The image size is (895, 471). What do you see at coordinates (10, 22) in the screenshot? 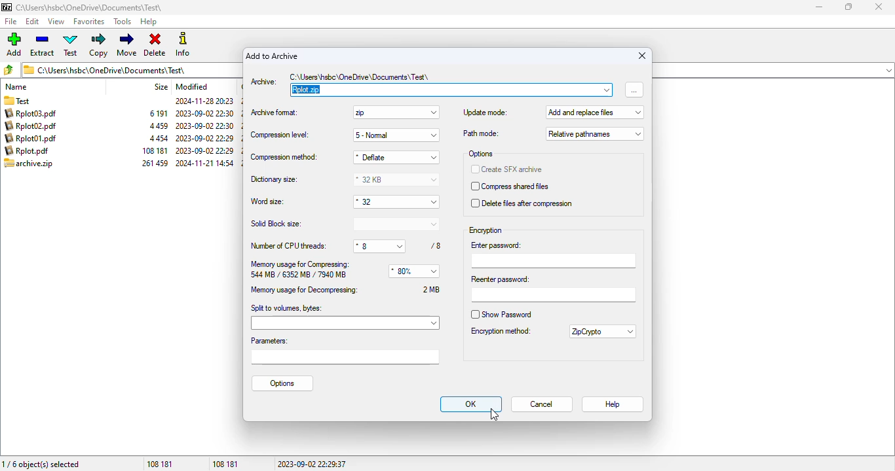
I see `file` at bounding box center [10, 22].